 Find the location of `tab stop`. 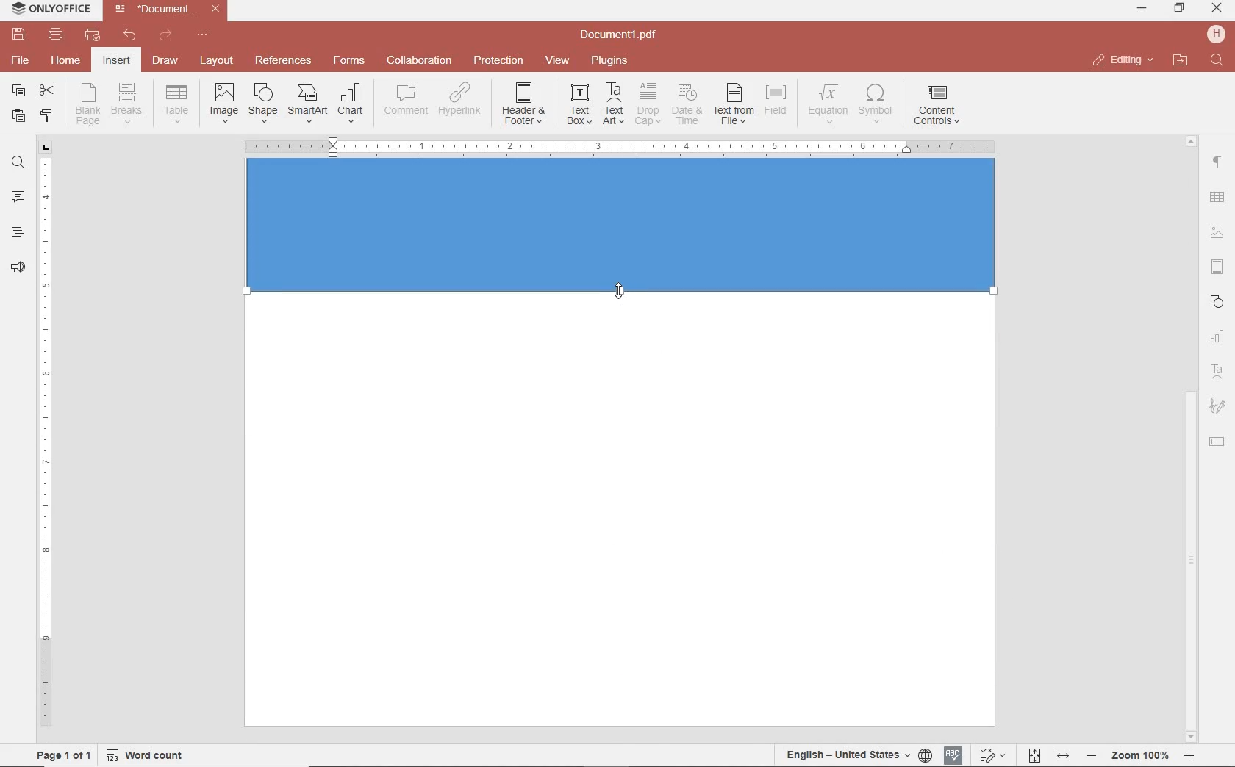

tab stop is located at coordinates (46, 146).